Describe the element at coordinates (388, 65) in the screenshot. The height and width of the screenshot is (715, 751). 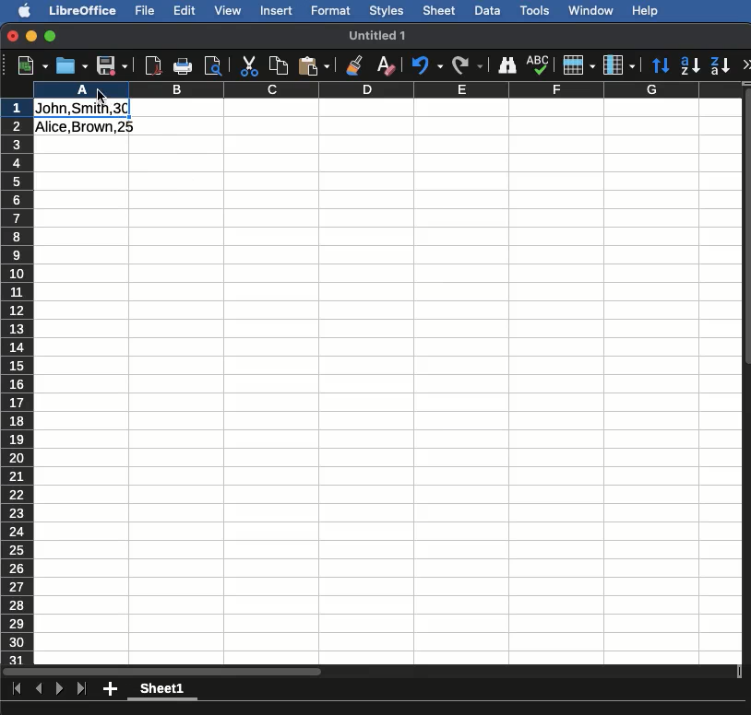
I see `Clear formatting` at that location.